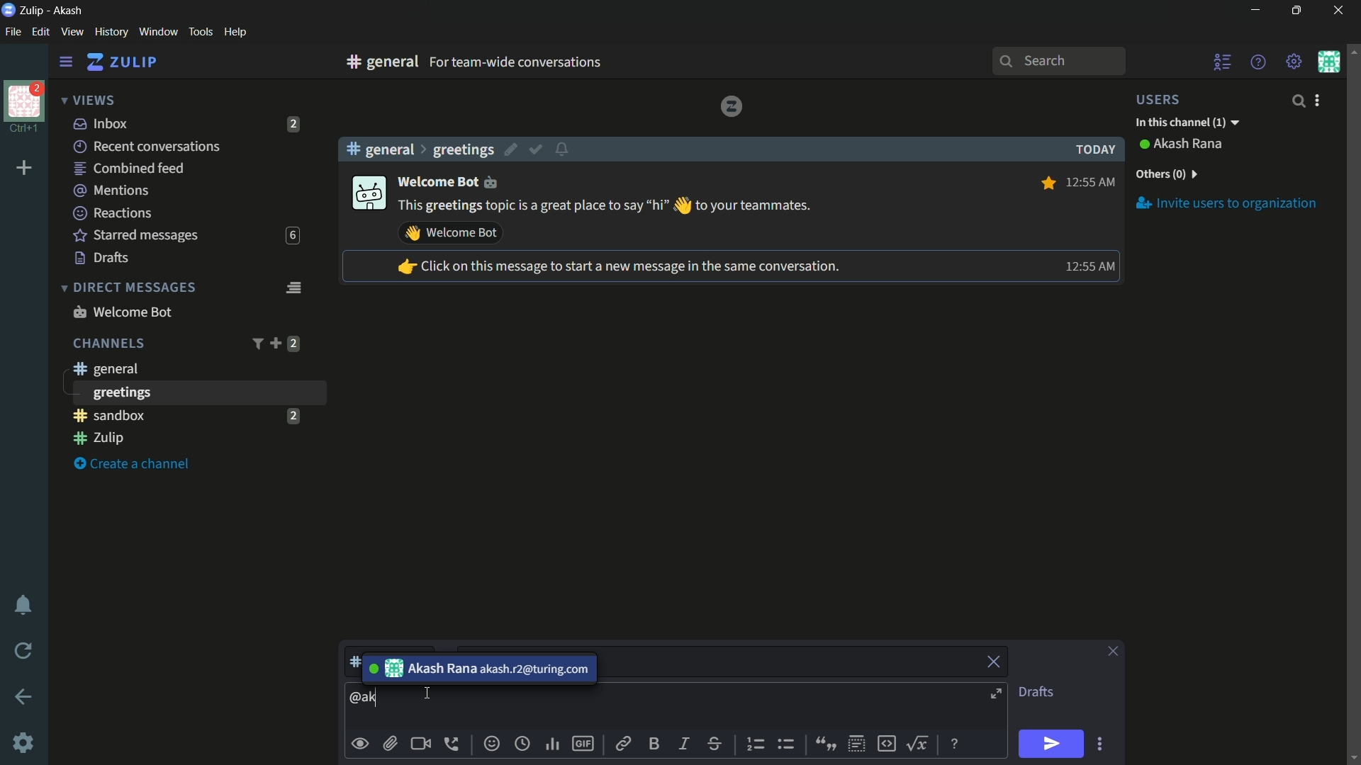 Image resolution: width=1361 pixels, height=765 pixels. What do you see at coordinates (173, 415) in the screenshot?
I see `sandbox` at bounding box center [173, 415].